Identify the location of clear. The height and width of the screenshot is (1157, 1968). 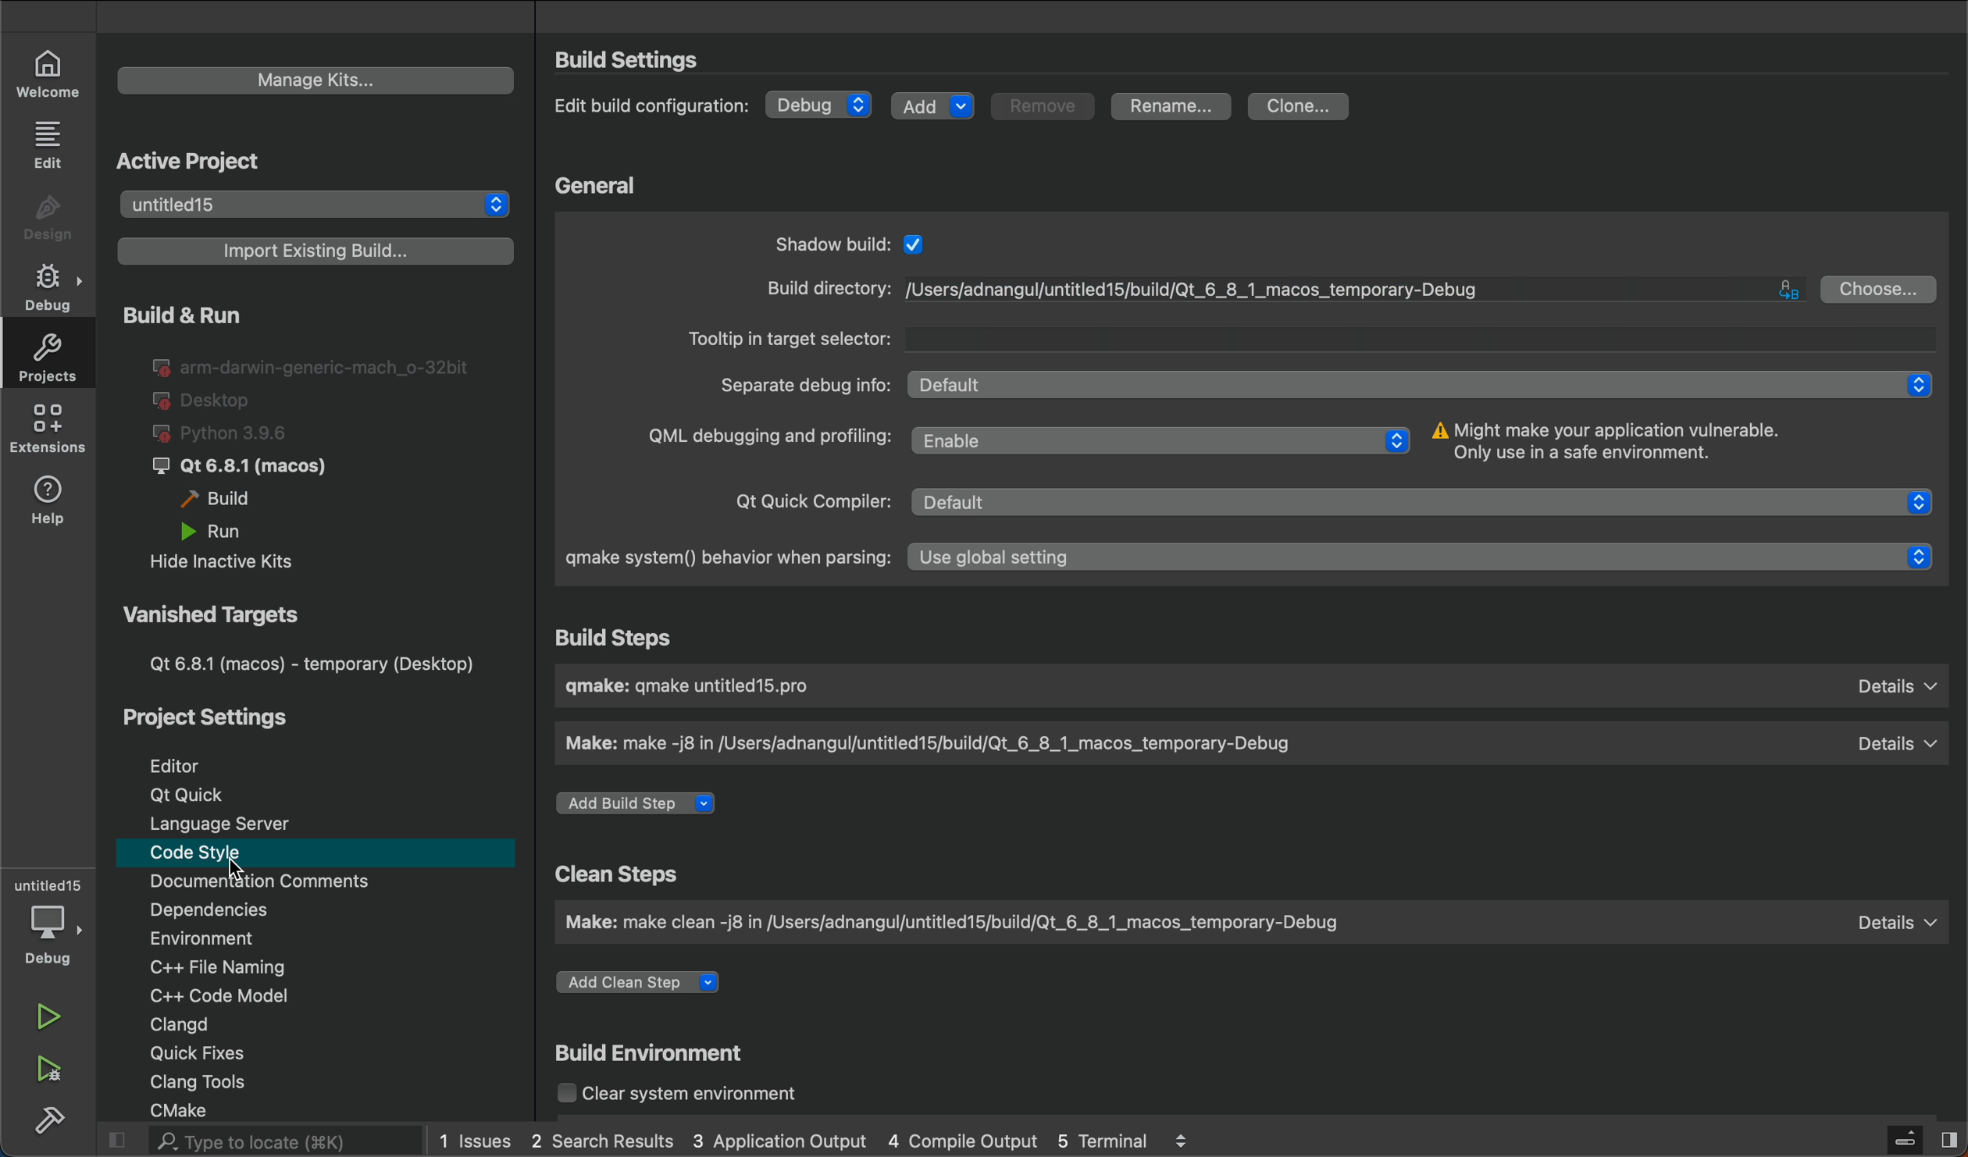
(682, 1092).